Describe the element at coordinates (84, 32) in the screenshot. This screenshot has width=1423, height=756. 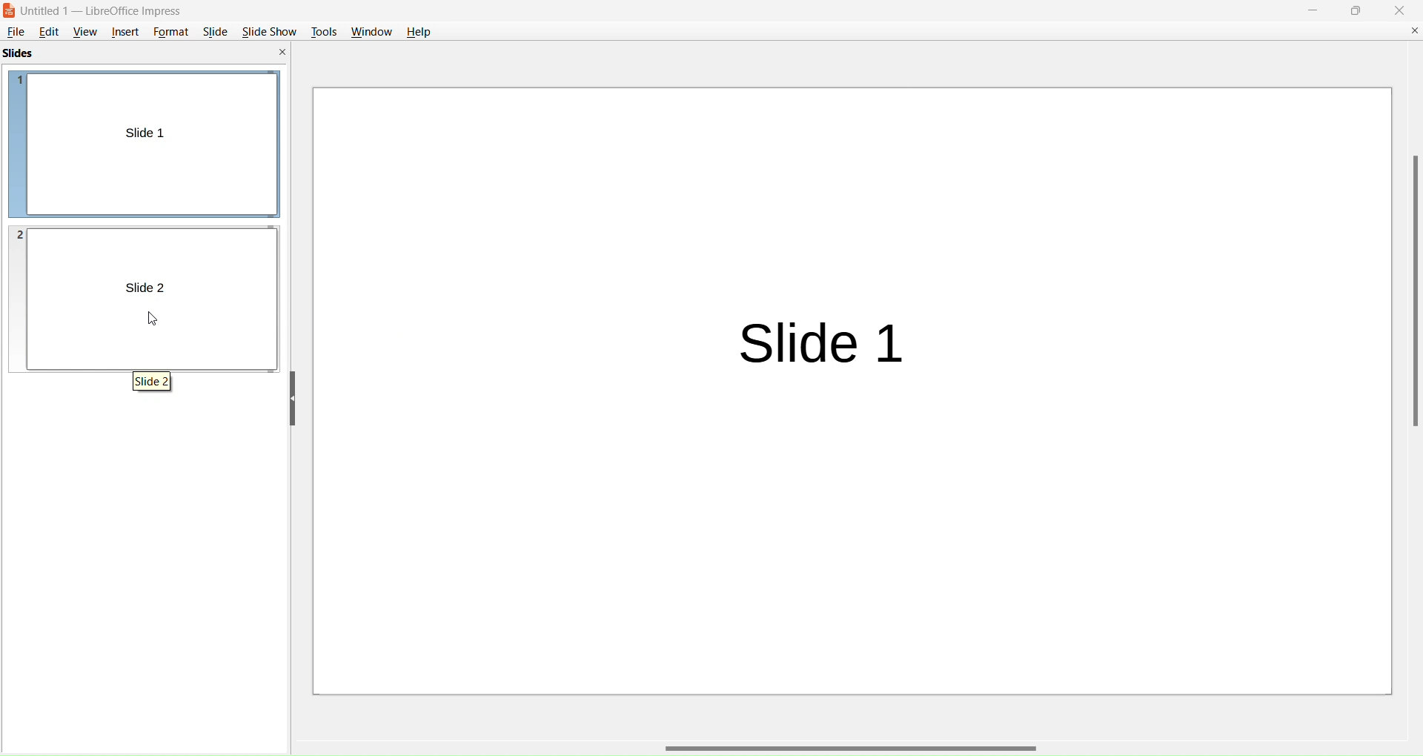
I see `view` at that location.